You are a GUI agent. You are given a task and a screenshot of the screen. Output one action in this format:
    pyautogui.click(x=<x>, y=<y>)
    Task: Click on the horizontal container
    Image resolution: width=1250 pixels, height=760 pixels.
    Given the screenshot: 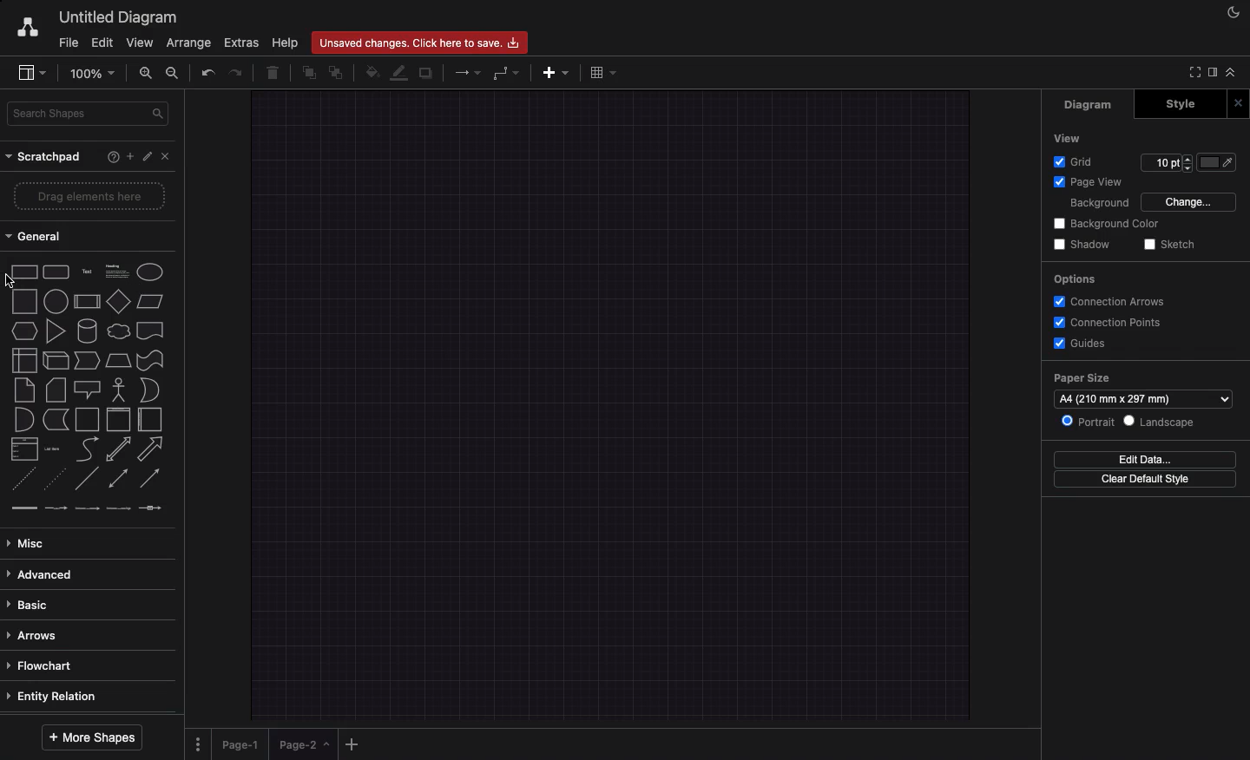 What is the action you would take?
    pyautogui.click(x=148, y=420)
    